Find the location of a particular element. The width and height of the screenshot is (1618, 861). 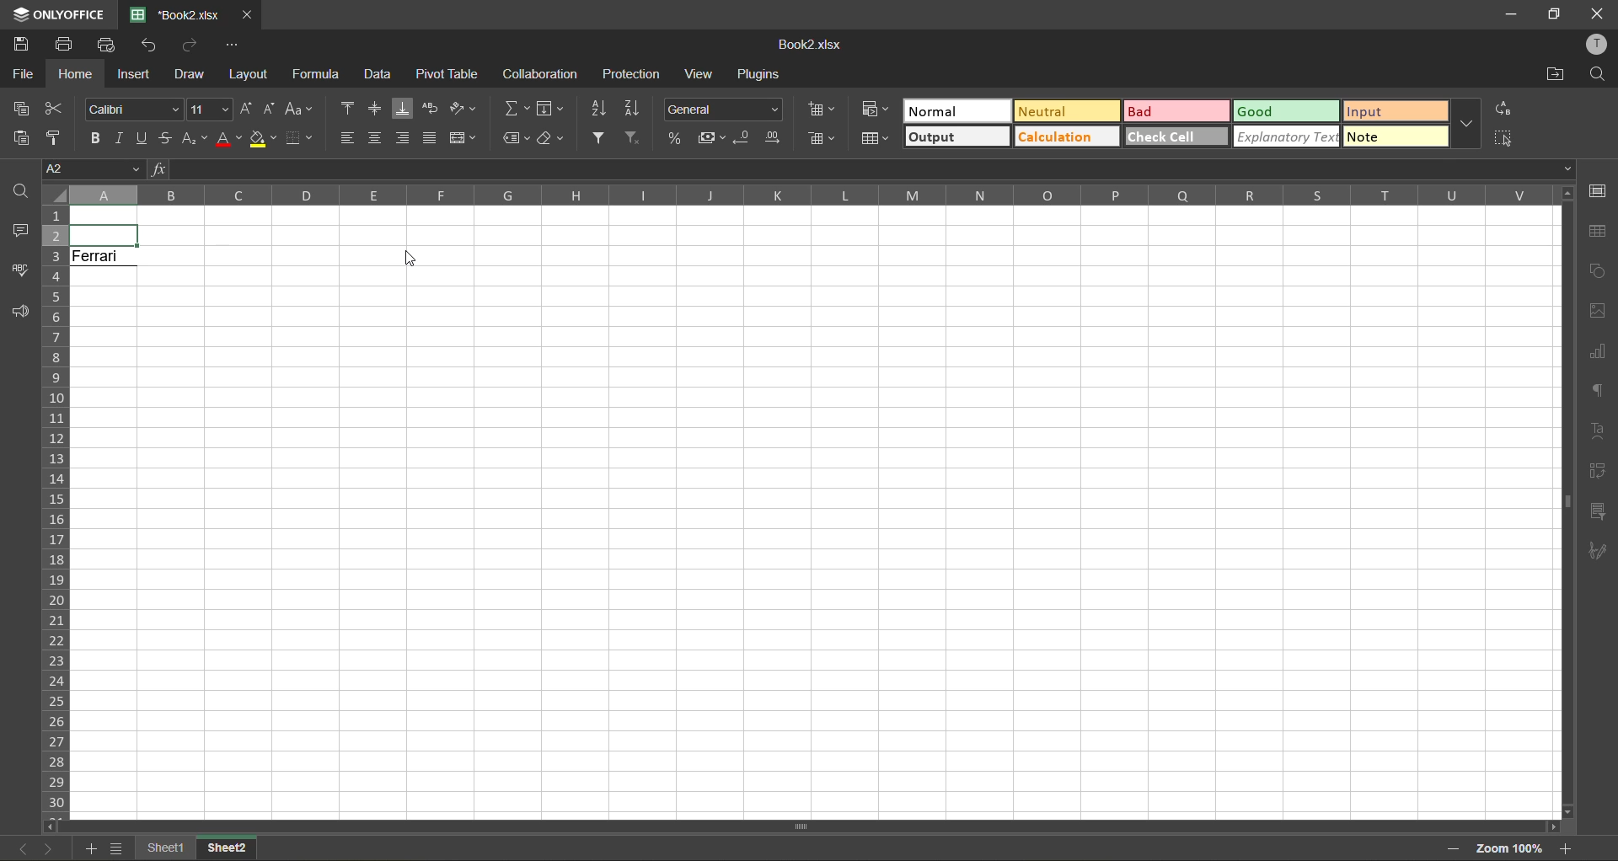

Scrollbar  is located at coordinates (805, 823).